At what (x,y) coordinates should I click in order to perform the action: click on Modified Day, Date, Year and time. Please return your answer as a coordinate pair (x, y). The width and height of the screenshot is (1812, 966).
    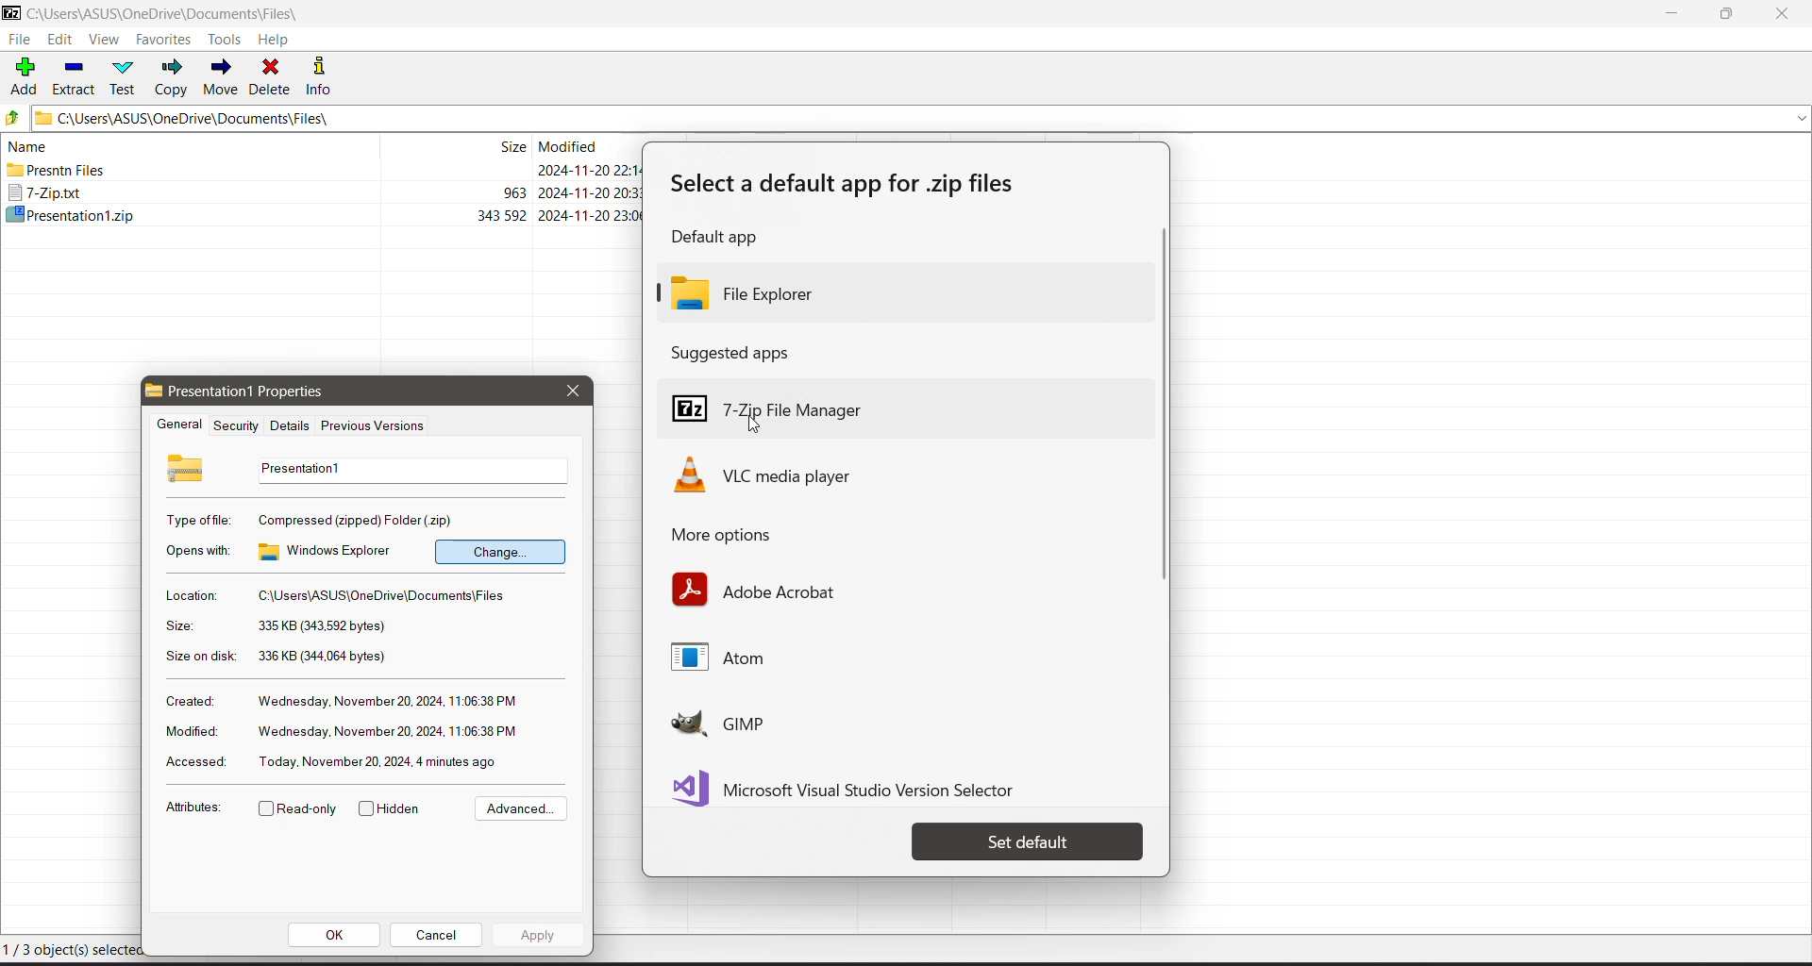
    Looking at the image, I should click on (388, 732).